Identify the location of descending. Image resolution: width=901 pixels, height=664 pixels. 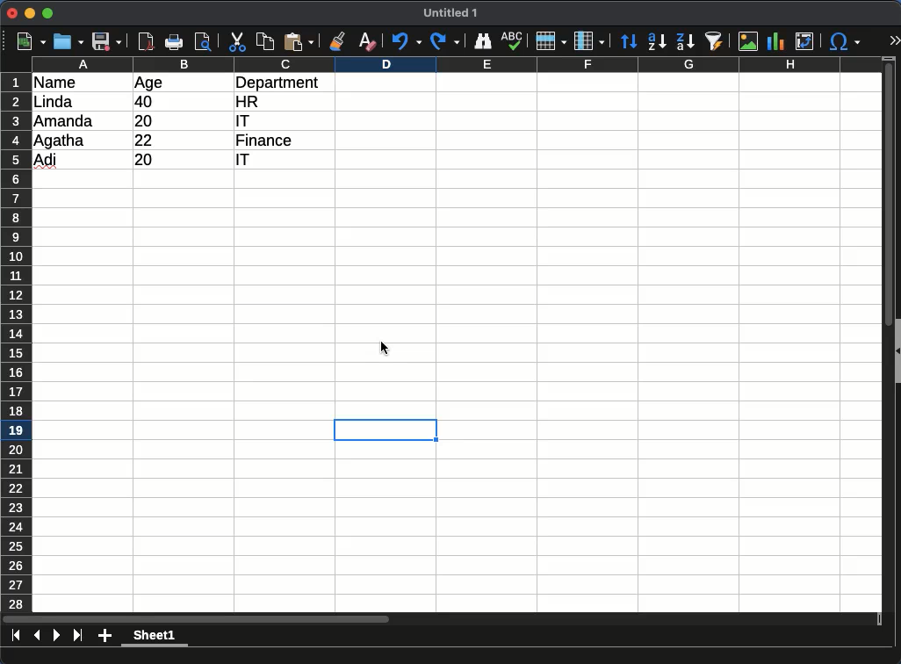
(684, 40).